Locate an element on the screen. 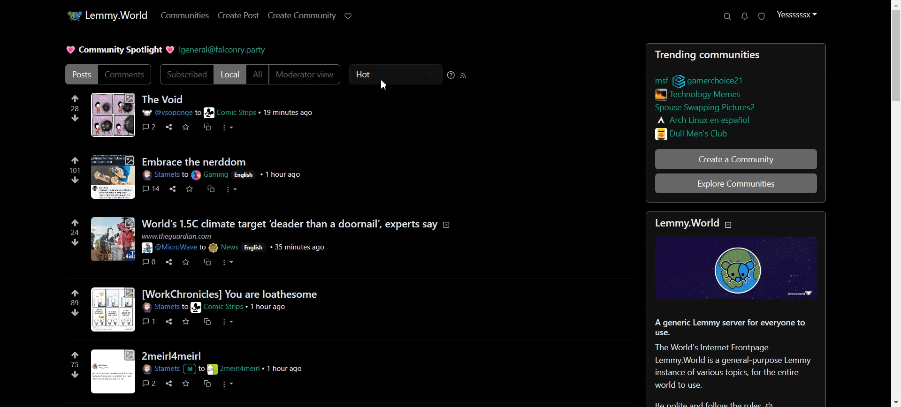  cross post is located at coordinates (204, 384).